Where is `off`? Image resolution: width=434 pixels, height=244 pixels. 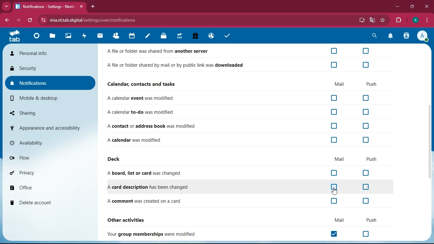
off is located at coordinates (365, 201).